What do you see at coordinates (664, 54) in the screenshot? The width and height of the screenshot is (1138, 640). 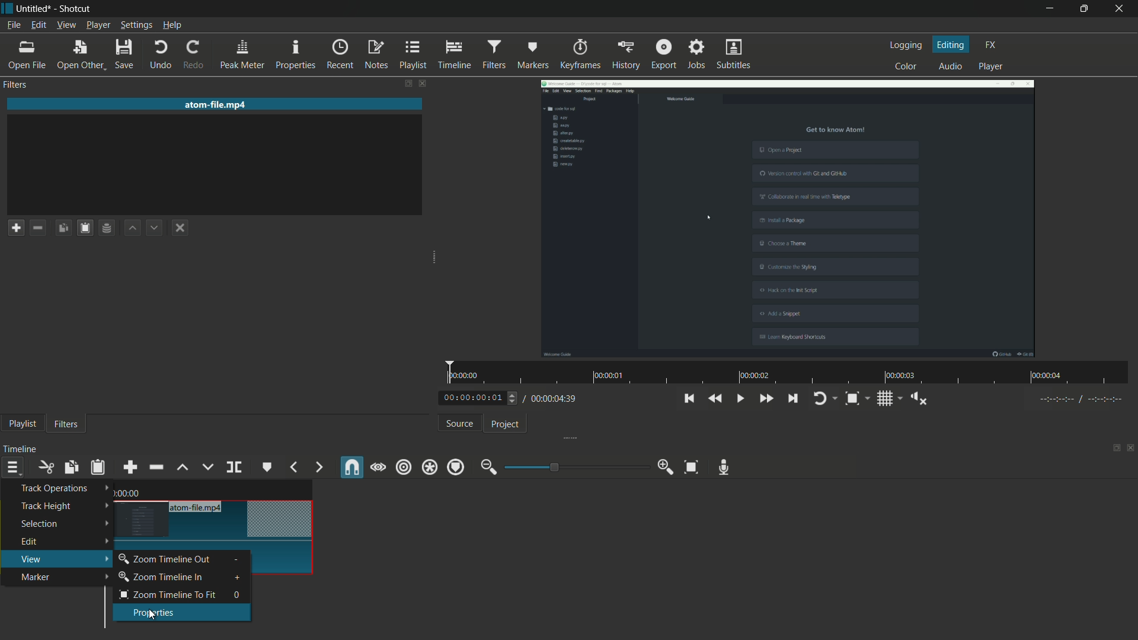 I see `export` at bounding box center [664, 54].